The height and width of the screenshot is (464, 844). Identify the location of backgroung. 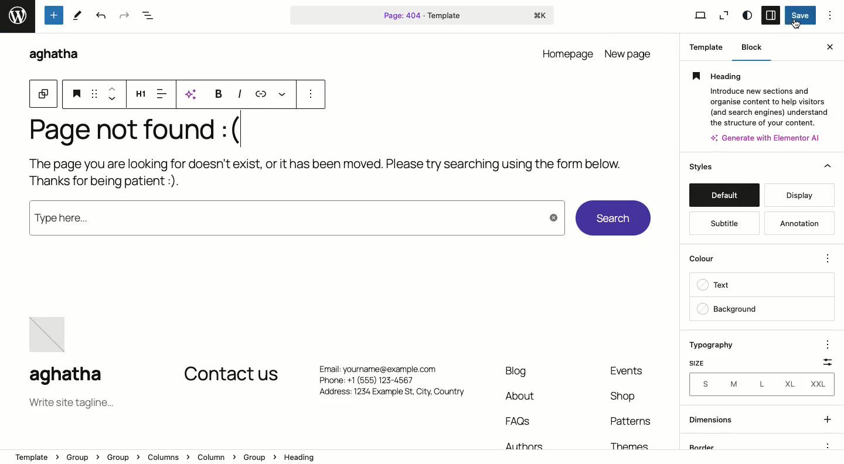
(729, 311).